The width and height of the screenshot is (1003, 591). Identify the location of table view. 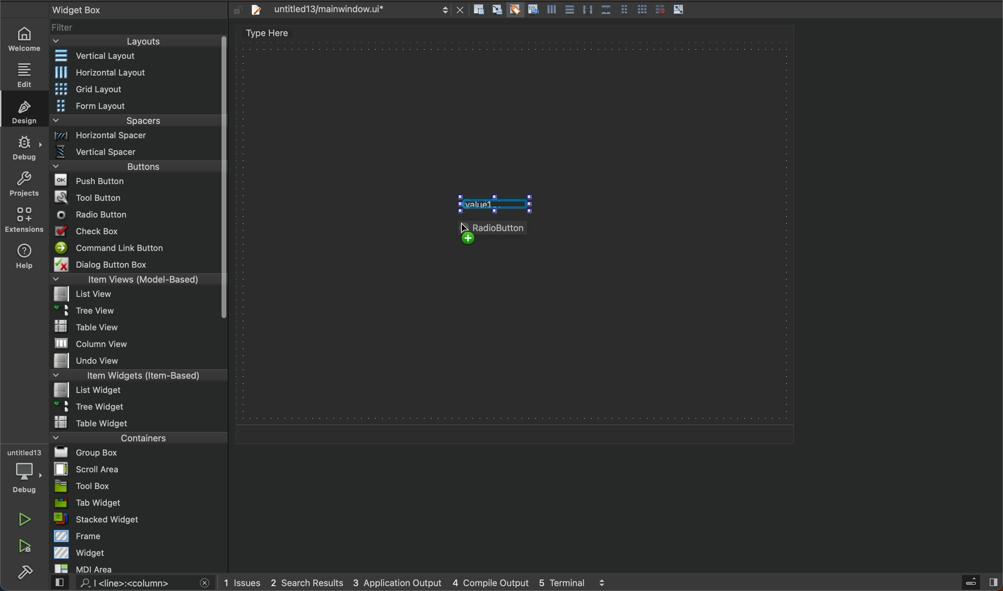
(139, 327).